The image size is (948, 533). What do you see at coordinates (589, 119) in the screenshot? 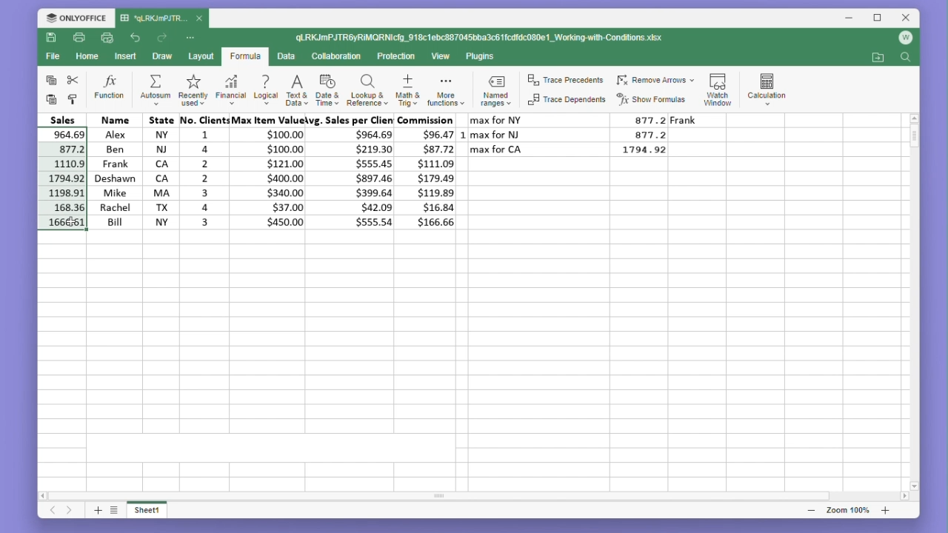
I see `max for NY 877.2 Frank` at bounding box center [589, 119].